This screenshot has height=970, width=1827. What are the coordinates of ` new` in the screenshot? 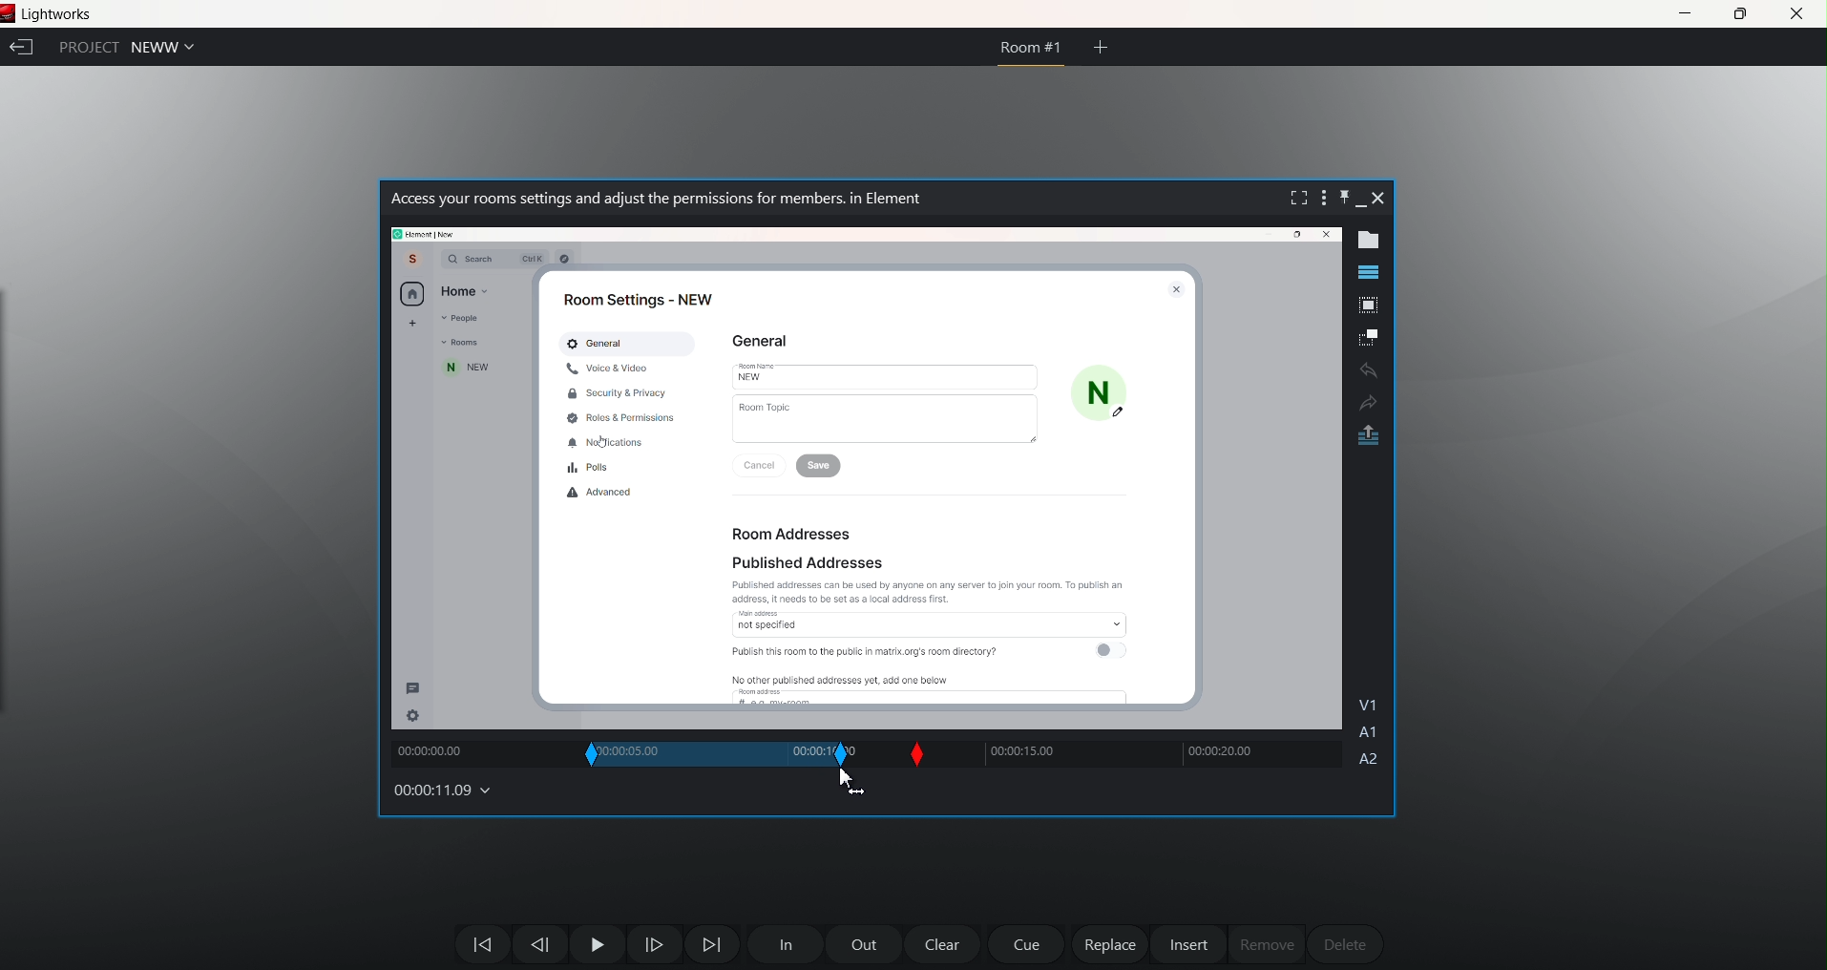 It's located at (468, 369).